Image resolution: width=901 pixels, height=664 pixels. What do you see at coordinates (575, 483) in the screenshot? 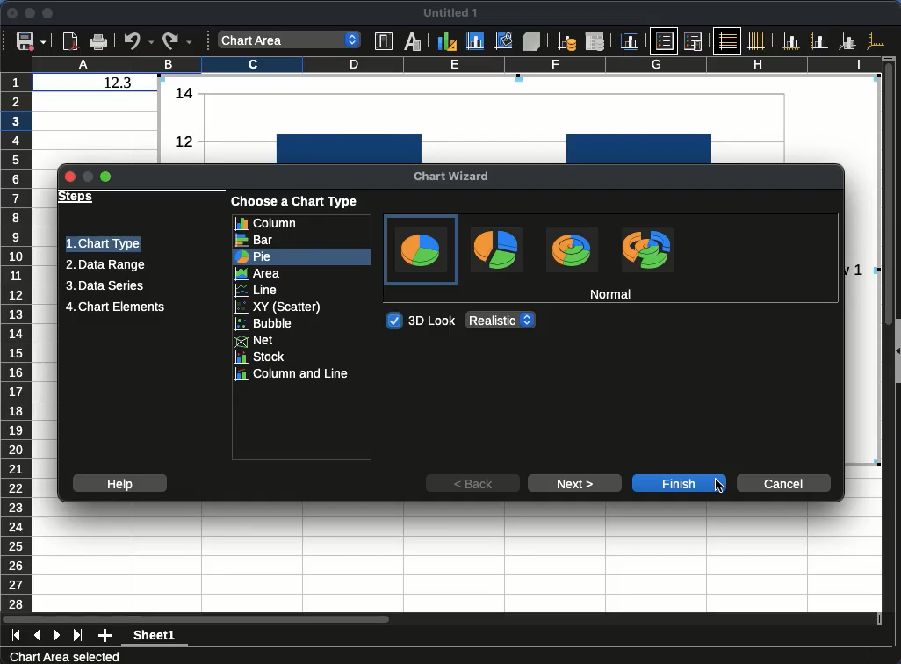
I see `next` at bounding box center [575, 483].